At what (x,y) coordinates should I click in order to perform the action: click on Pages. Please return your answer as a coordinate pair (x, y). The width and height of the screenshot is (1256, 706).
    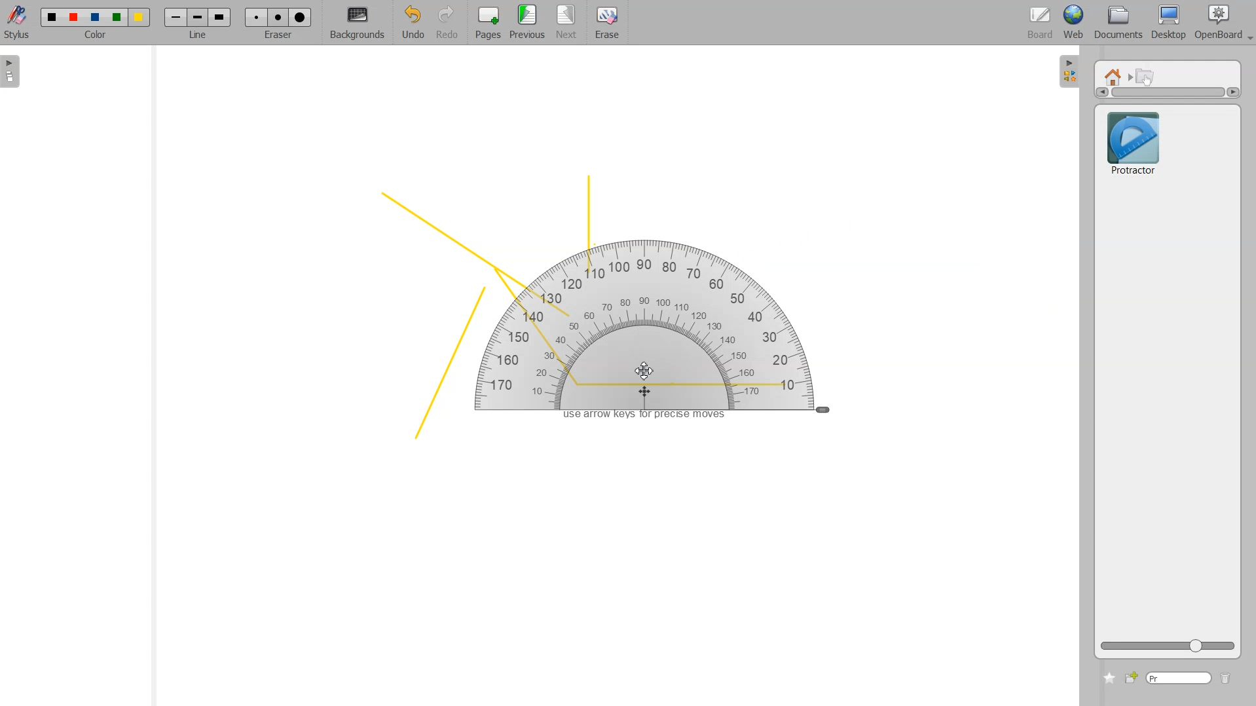
    Looking at the image, I should click on (487, 24).